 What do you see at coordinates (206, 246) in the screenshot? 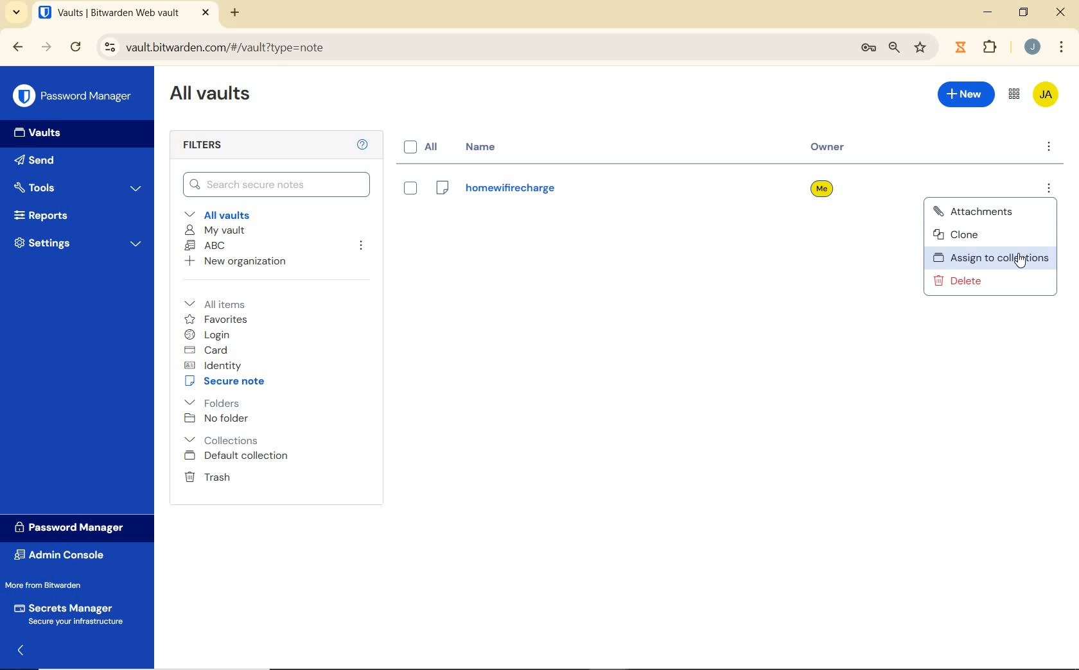
I see `ABC` at bounding box center [206, 246].